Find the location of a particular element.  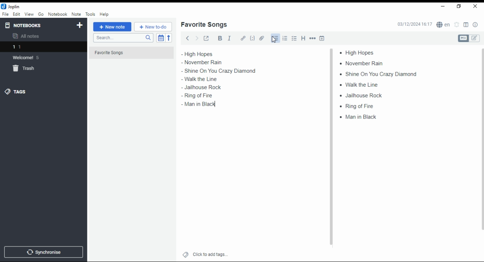

attach file is located at coordinates (262, 38).